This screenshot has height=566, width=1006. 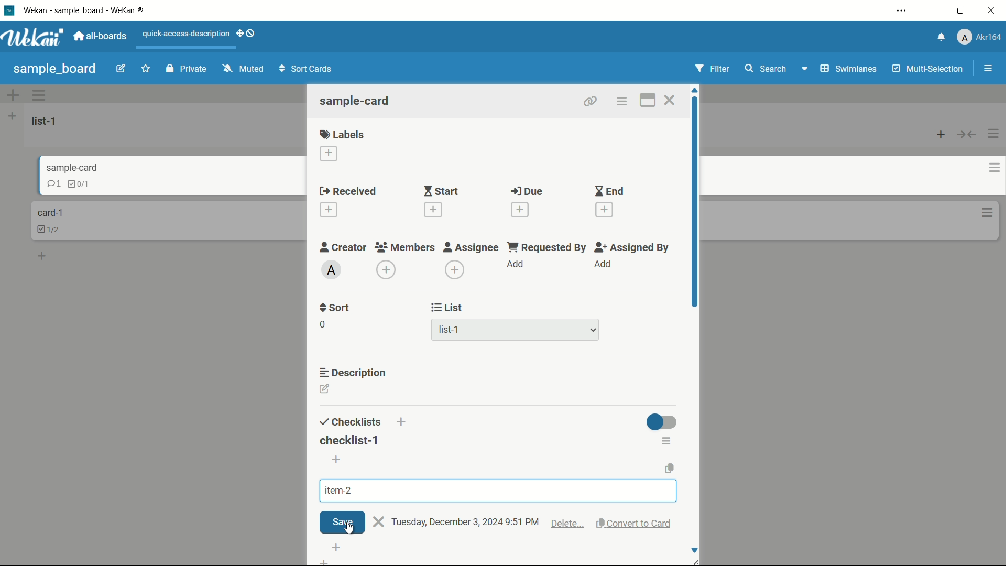 What do you see at coordinates (351, 422) in the screenshot?
I see `checklists` at bounding box center [351, 422].